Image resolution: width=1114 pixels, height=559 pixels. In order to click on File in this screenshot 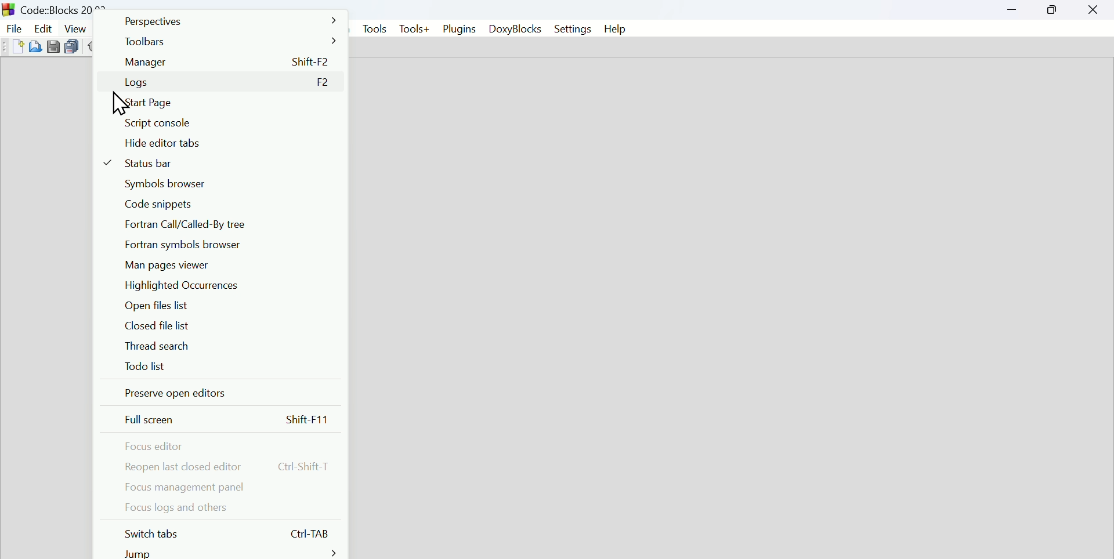, I will do `click(13, 28)`.